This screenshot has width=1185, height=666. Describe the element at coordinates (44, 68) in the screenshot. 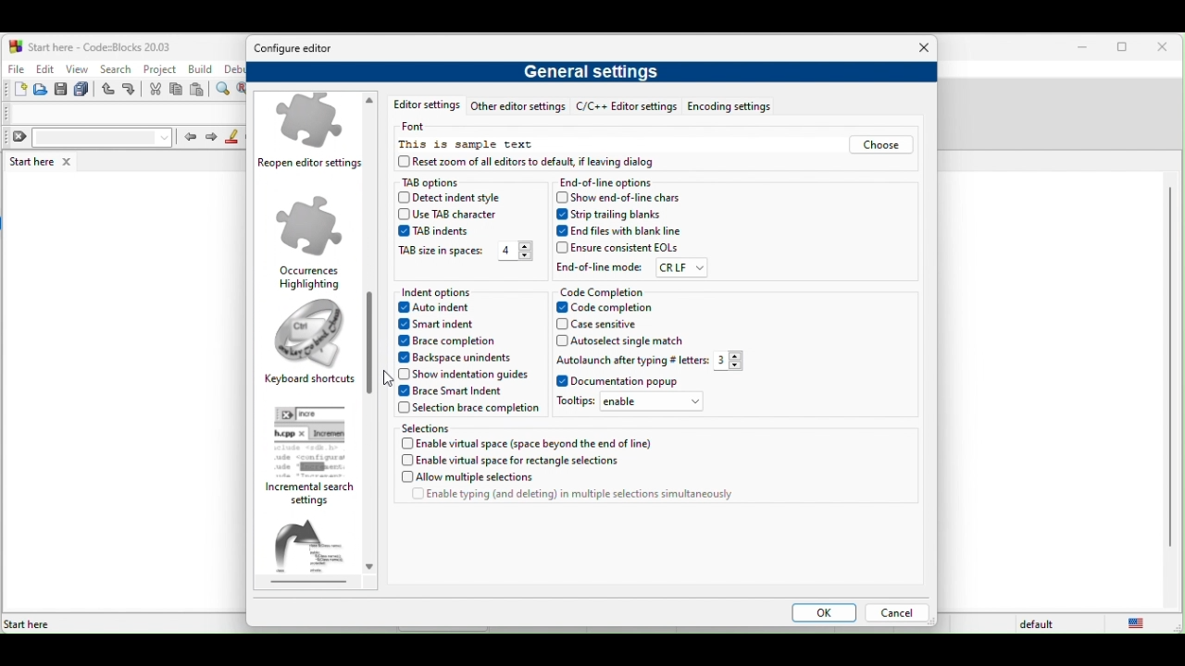

I see `edit` at that location.